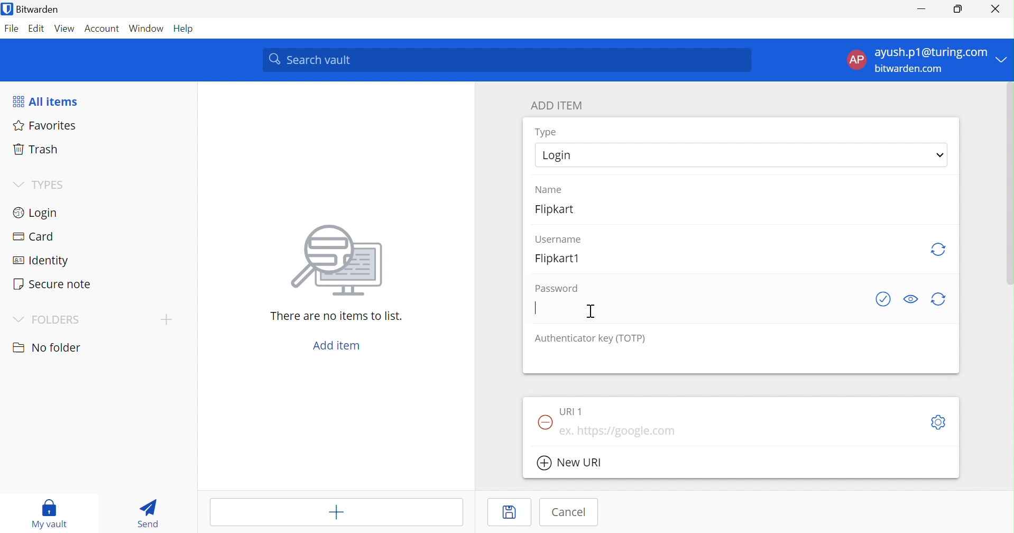 The width and height of the screenshot is (1014, 533). Describe the element at coordinates (502, 514) in the screenshot. I see `Save` at that location.